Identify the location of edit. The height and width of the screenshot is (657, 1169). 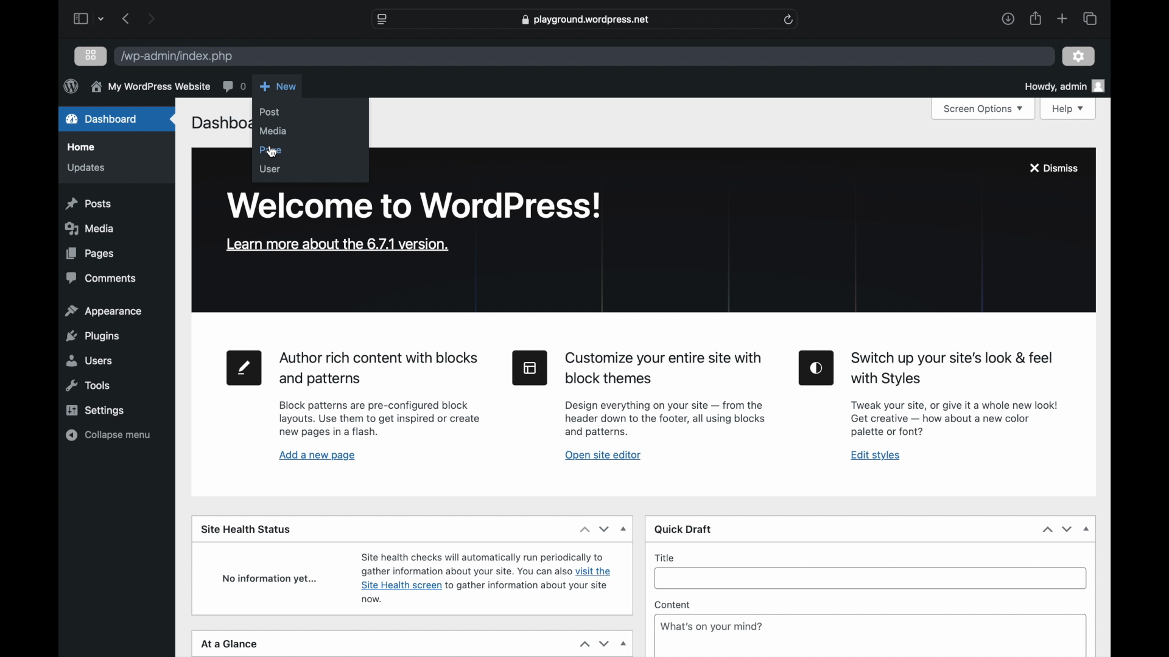
(244, 368).